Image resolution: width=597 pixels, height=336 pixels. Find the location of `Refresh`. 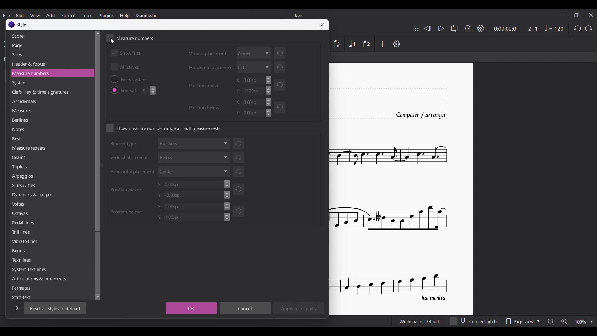

Refresh is located at coordinates (240, 172).